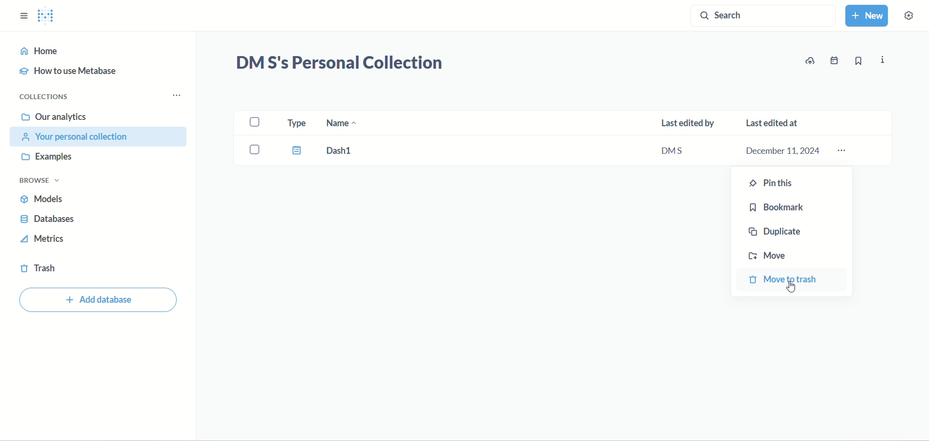  What do you see at coordinates (51, 158) in the screenshot?
I see `examples` at bounding box center [51, 158].